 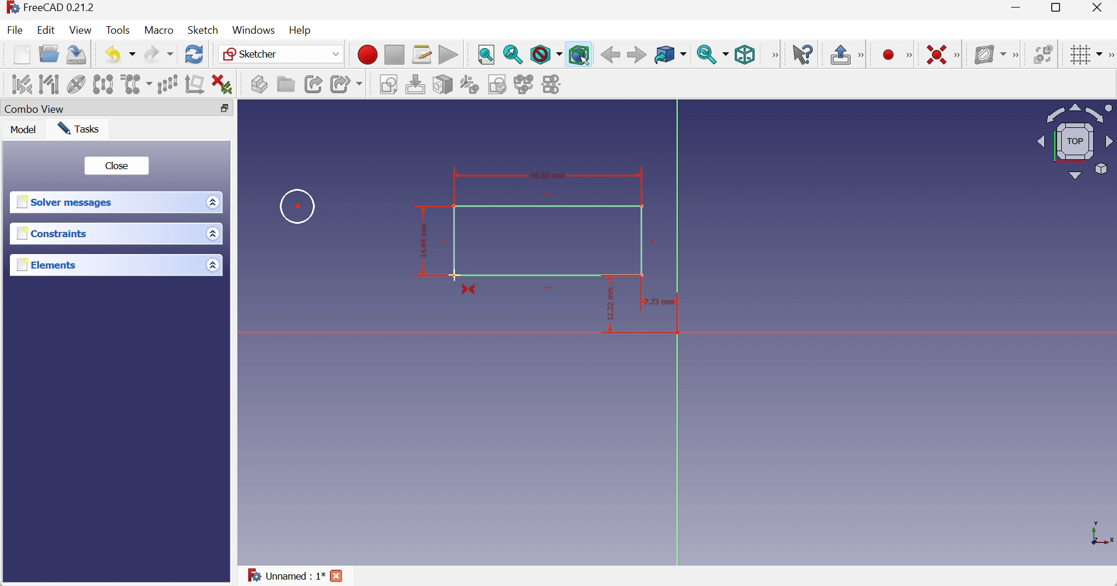 I want to click on Constraints, so click(x=54, y=233).